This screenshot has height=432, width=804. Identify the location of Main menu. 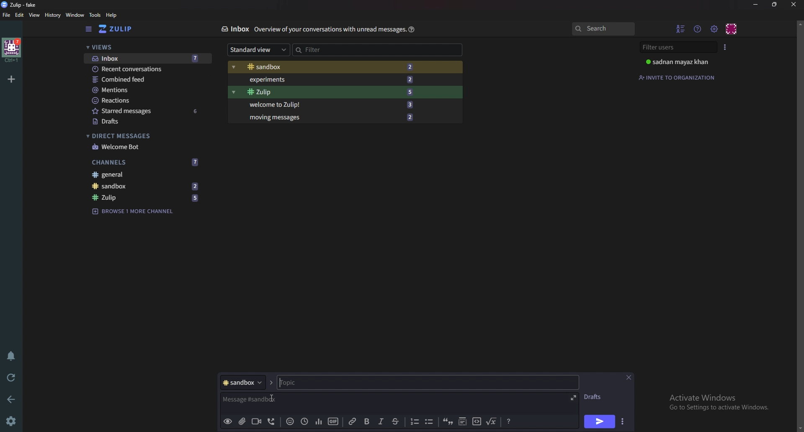
(714, 29).